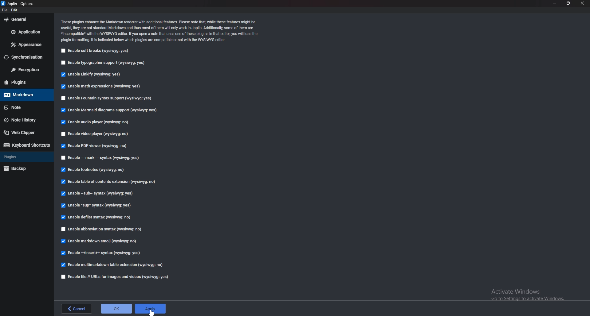 This screenshot has width=590, height=316. What do you see at coordinates (26, 132) in the screenshot?
I see `Web Clipper` at bounding box center [26, 132].